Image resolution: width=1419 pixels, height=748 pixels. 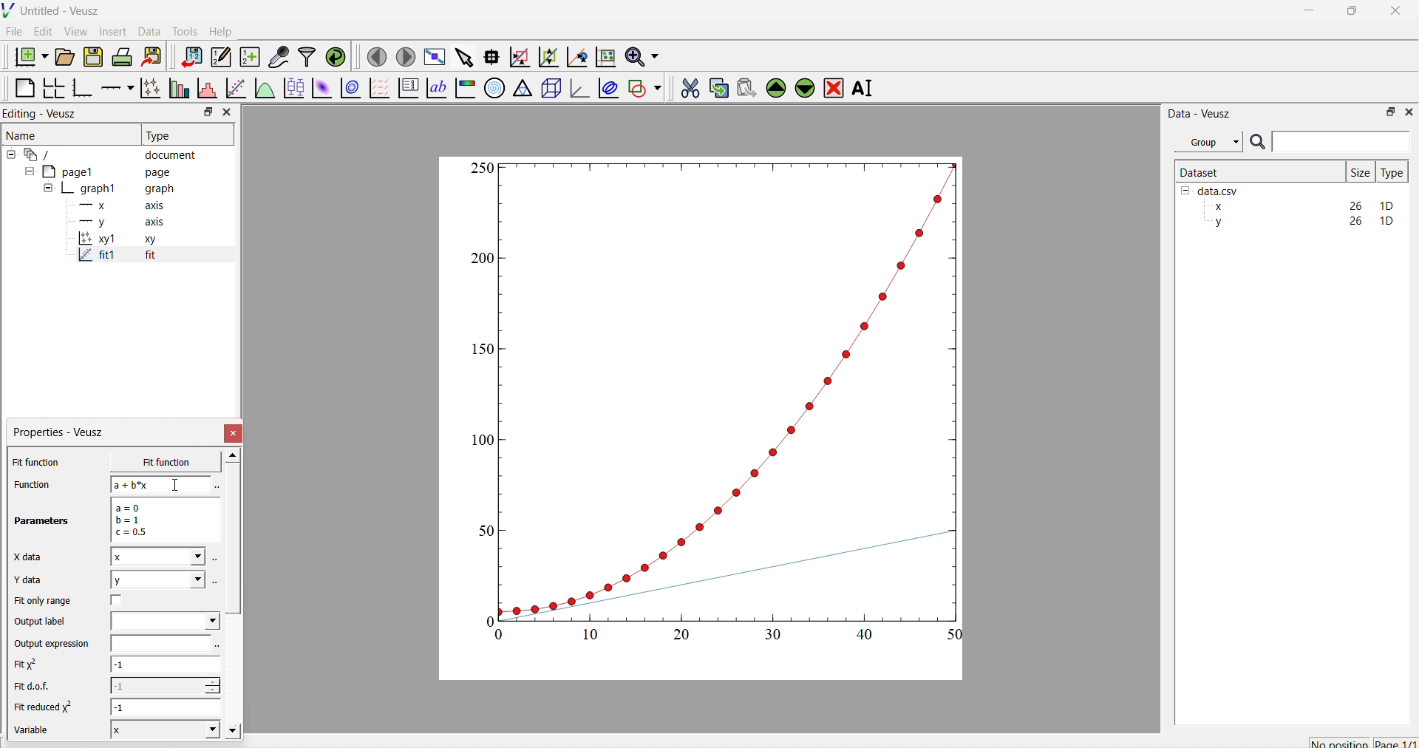 I want to click on Plot Vector Field, so click(x=379, y=89).